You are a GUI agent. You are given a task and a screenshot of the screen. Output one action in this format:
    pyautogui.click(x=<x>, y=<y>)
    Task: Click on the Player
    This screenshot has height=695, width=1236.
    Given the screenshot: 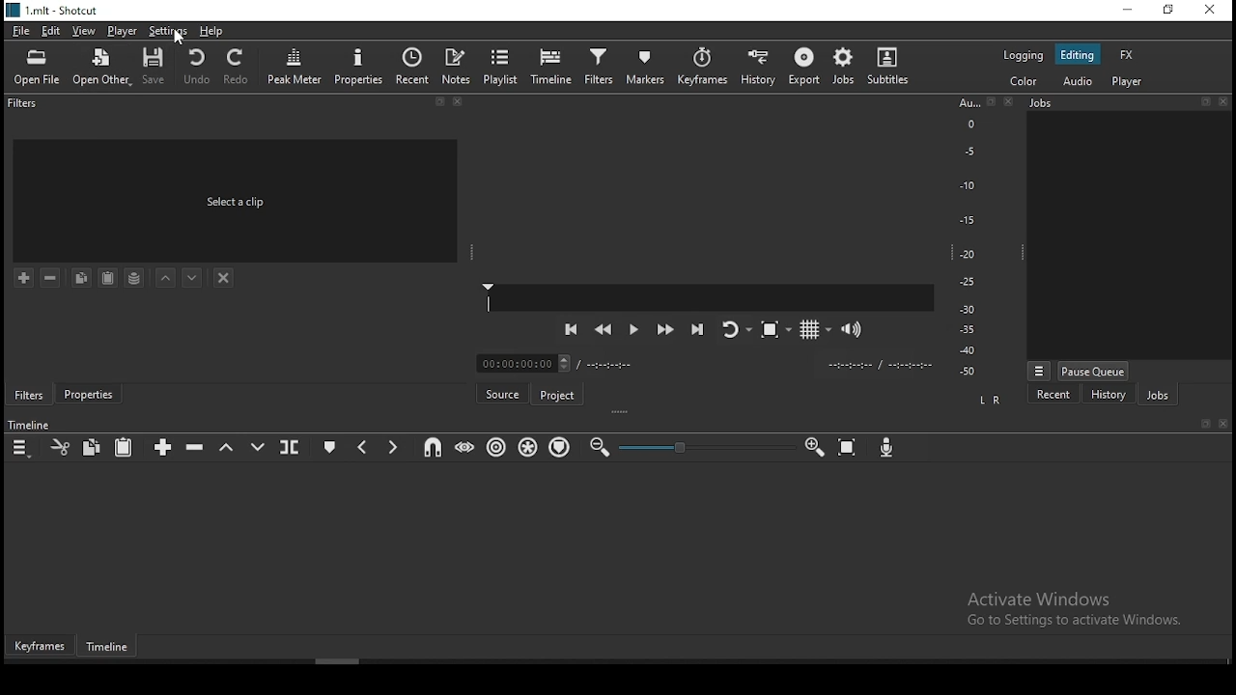 What is the action you would take?
    pyautogui.click(x=711, y=297)
    